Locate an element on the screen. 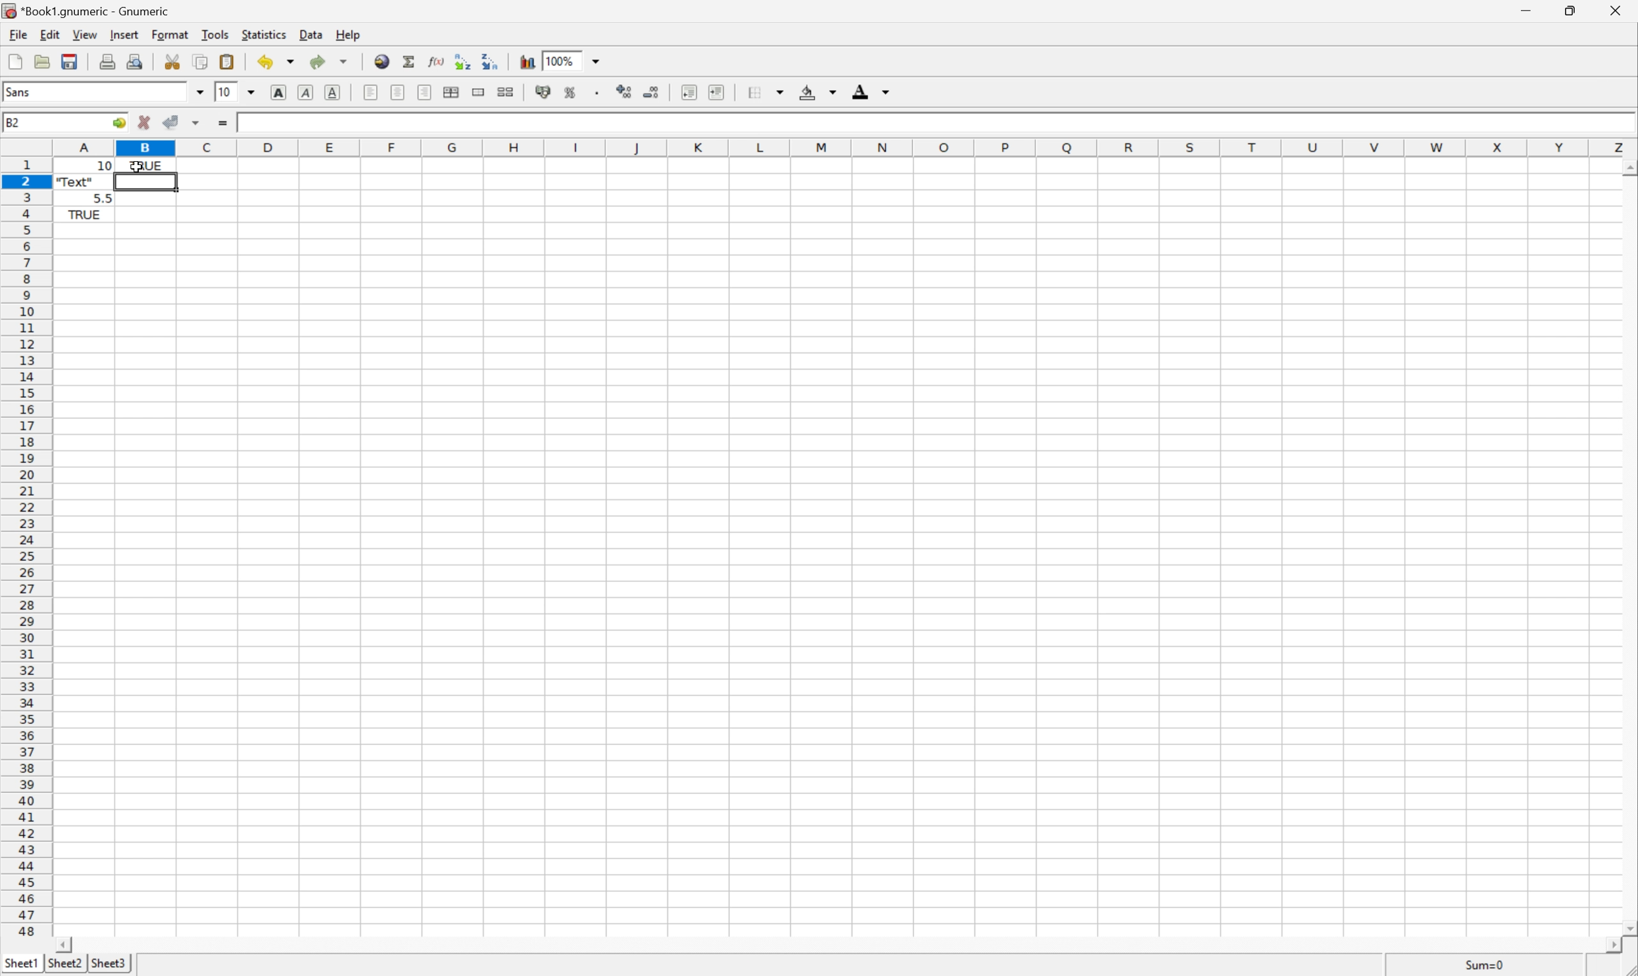 This screenshot has height=976, width=1638. 10 is located at coordinates (226, 91).